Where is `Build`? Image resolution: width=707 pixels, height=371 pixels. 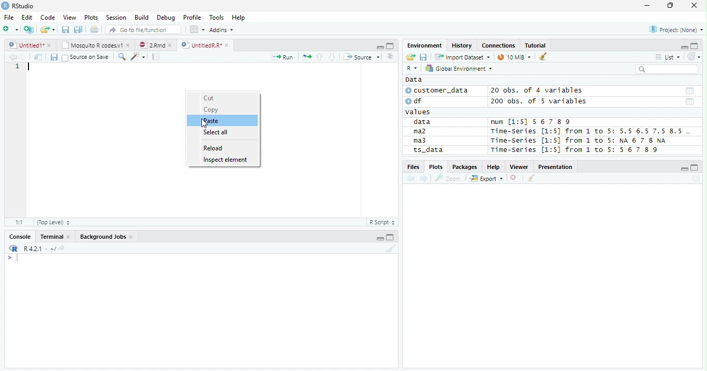
Build is located at coordinates (143, 18).